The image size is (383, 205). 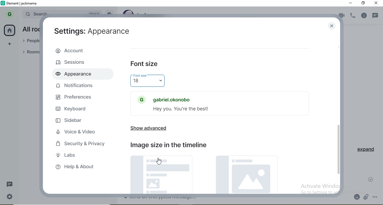 I want to click on font size, so click(x=144, y=64).